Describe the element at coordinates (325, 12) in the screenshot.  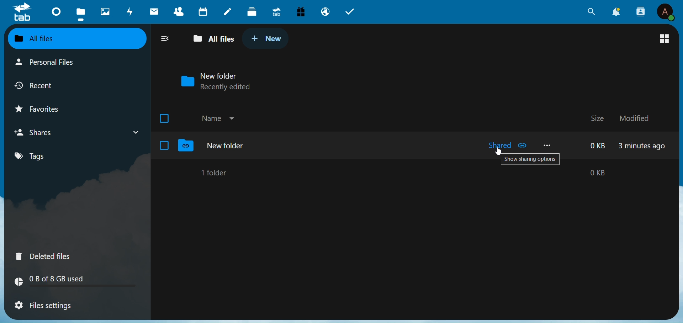
I see `Email Hosting` at that location.